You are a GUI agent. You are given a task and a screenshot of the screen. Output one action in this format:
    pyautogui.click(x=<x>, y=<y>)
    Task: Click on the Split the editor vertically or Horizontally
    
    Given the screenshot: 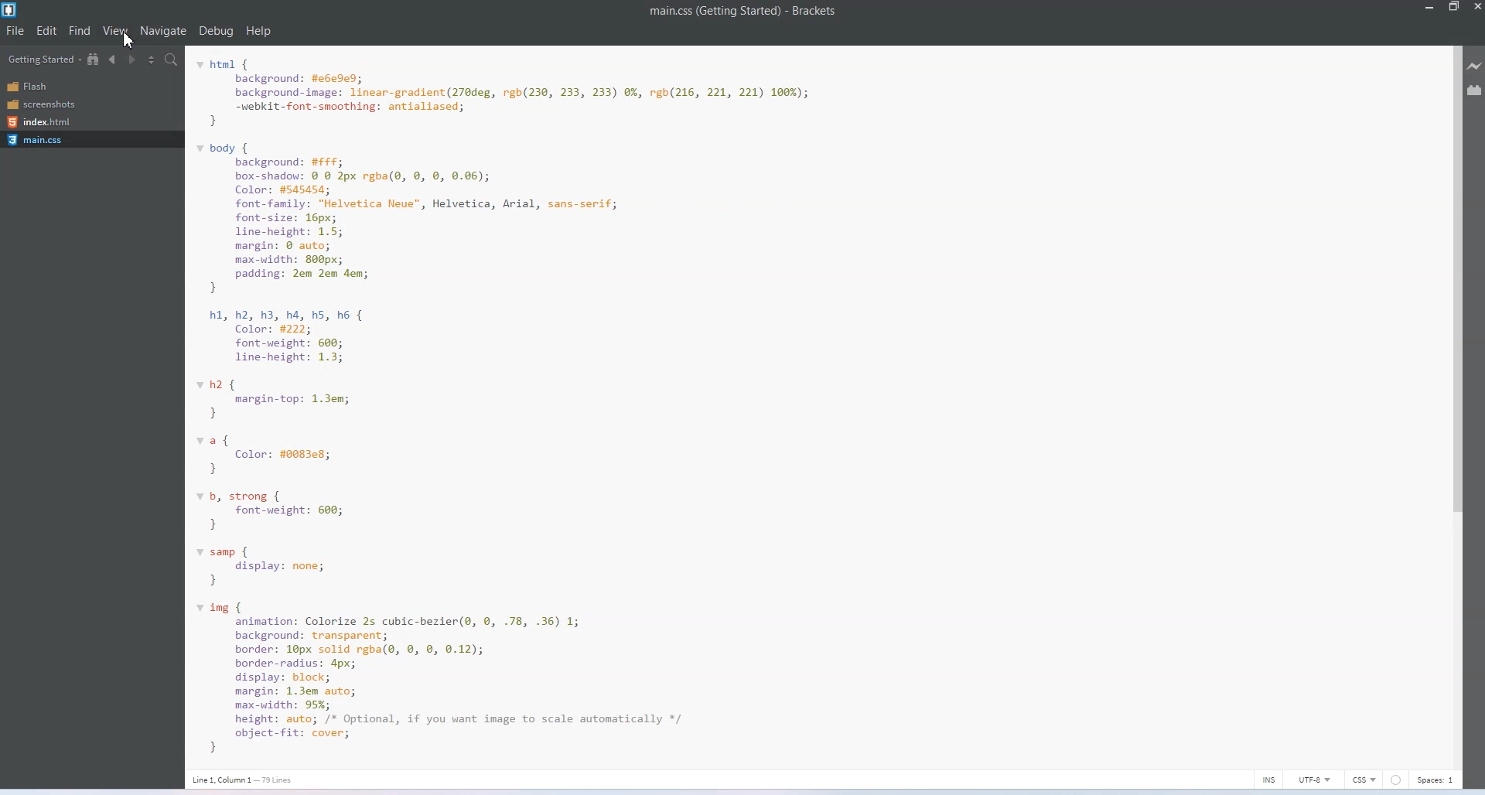 What is the action you would take?
    pyautogui.click(x=152, y=60)
    